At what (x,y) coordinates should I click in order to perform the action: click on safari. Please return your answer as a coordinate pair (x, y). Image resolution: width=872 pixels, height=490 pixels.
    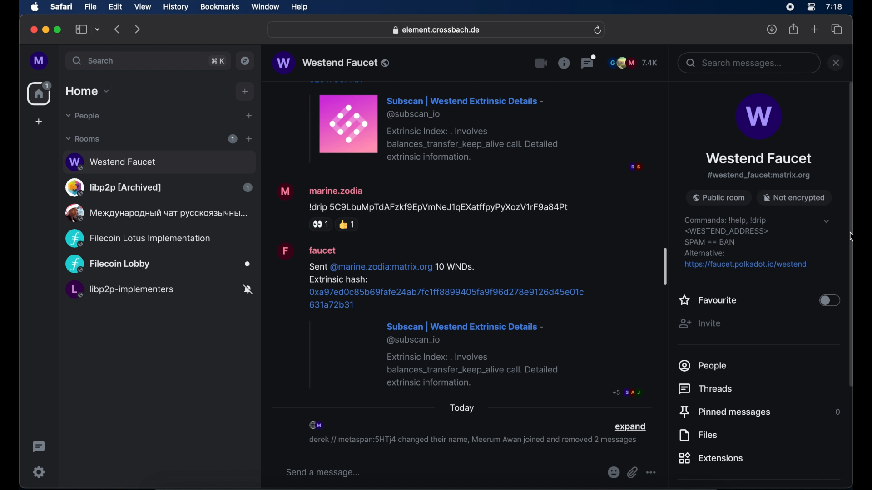
    Looking at the image, I should click on (61, 6).